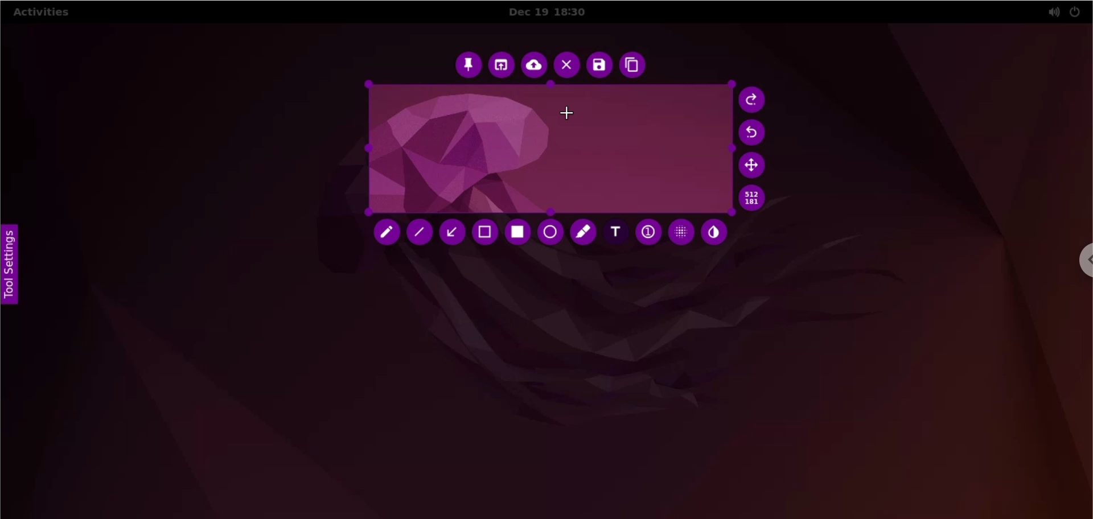  I want to click on rectangle tool, so click(521, 232).